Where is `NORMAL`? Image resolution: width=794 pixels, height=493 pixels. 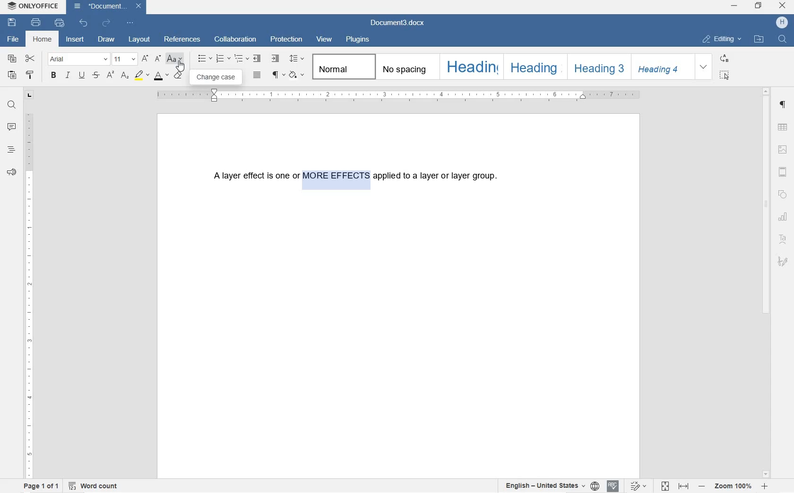
NORMAL is located at coordinates (342, 67).